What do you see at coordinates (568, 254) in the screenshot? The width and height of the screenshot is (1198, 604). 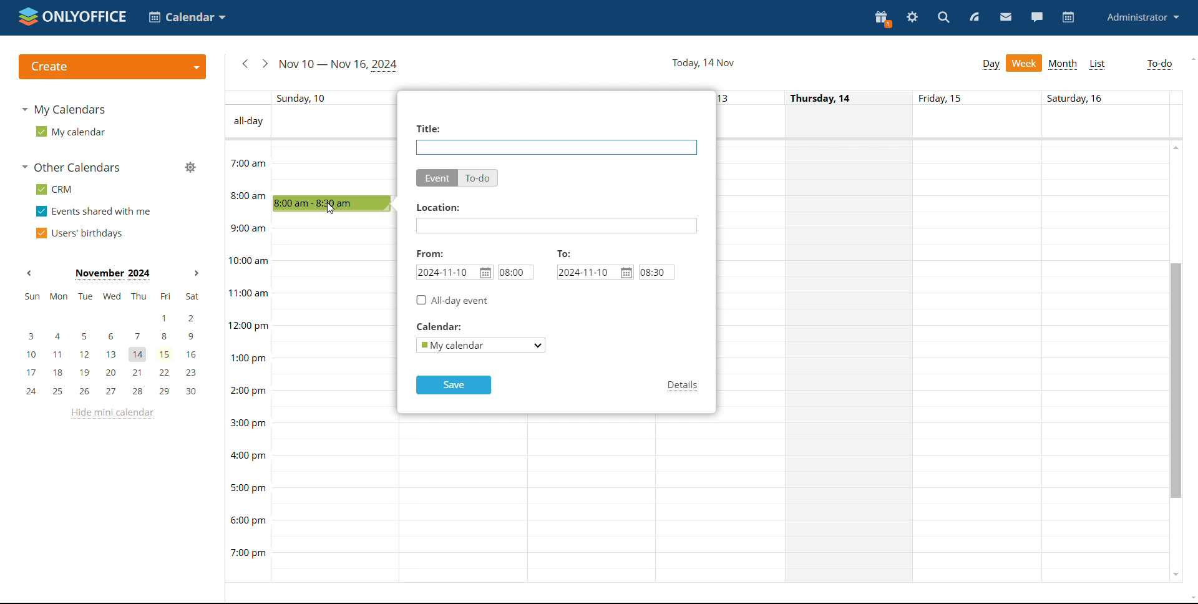 I see `to:` at bounding box center [568, 254].